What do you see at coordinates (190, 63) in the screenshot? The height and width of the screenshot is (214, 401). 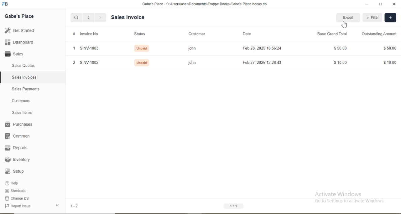 I see `john` at bounding box center [190, 63].